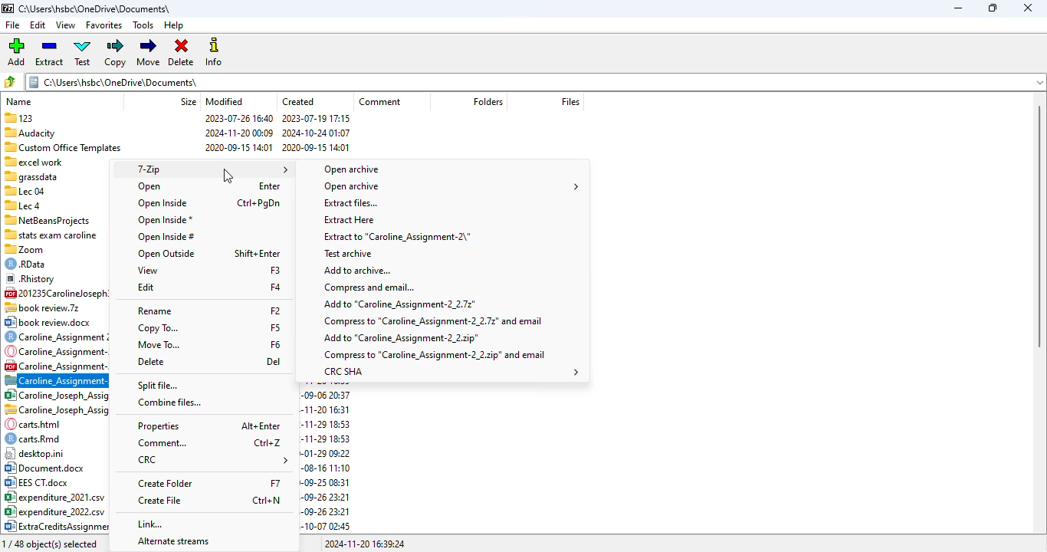 Image resolution: width=1047 pixels, height=552 pixels. What do you see at coordinates (17, 52) in the screenshot?
I see `add` at bounding box center [17, 52].